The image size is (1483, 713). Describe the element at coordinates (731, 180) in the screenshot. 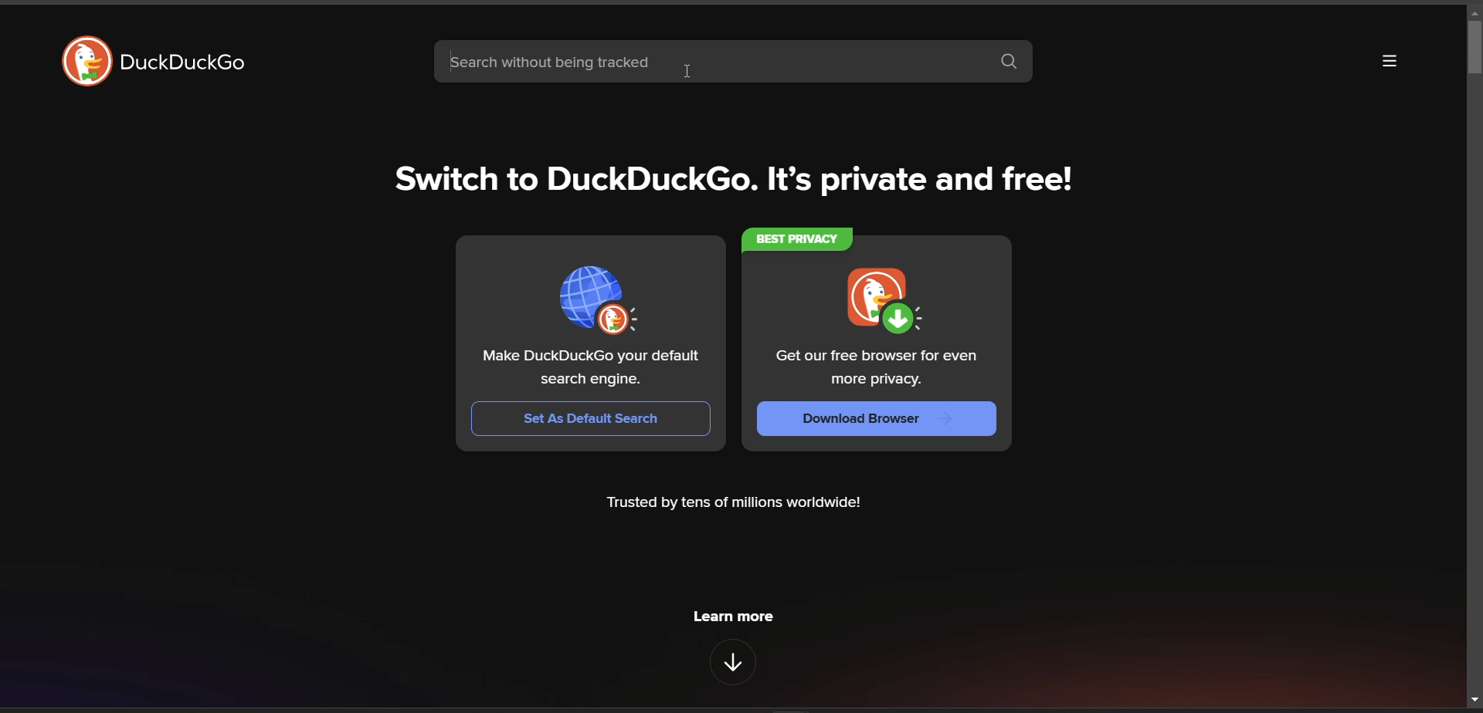

I see `Switch to DuckDuckGo. It’s private and free!` at that location.